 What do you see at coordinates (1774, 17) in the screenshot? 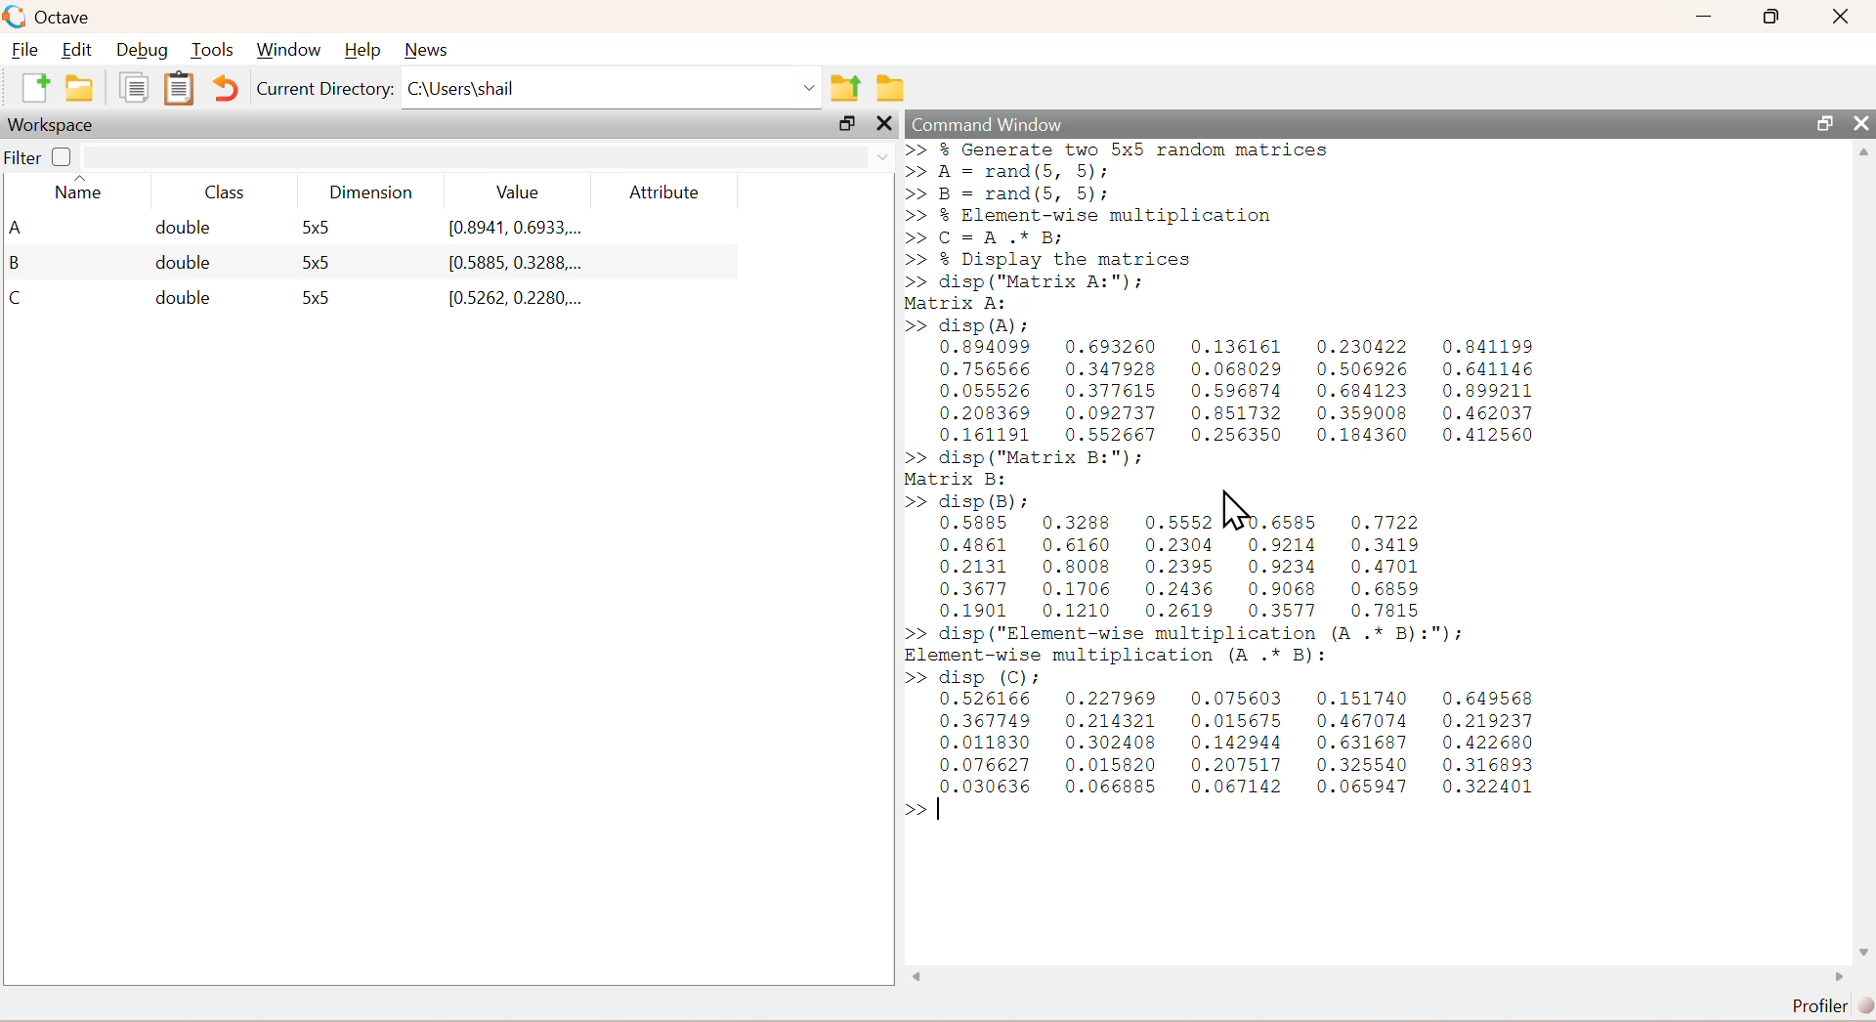
I see `Maximize/Restore` at bounding box center [1774, 17].